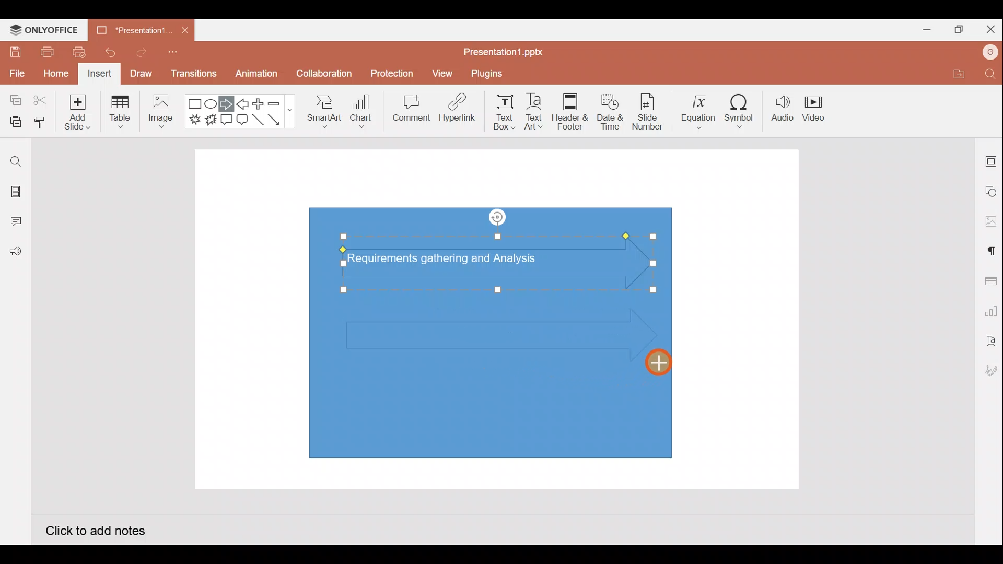 The image size is (1003, 564). What do you see at coordinates (570, 109) in the screenshot?
I see `Header & footer` at bounding box center [570, 109].